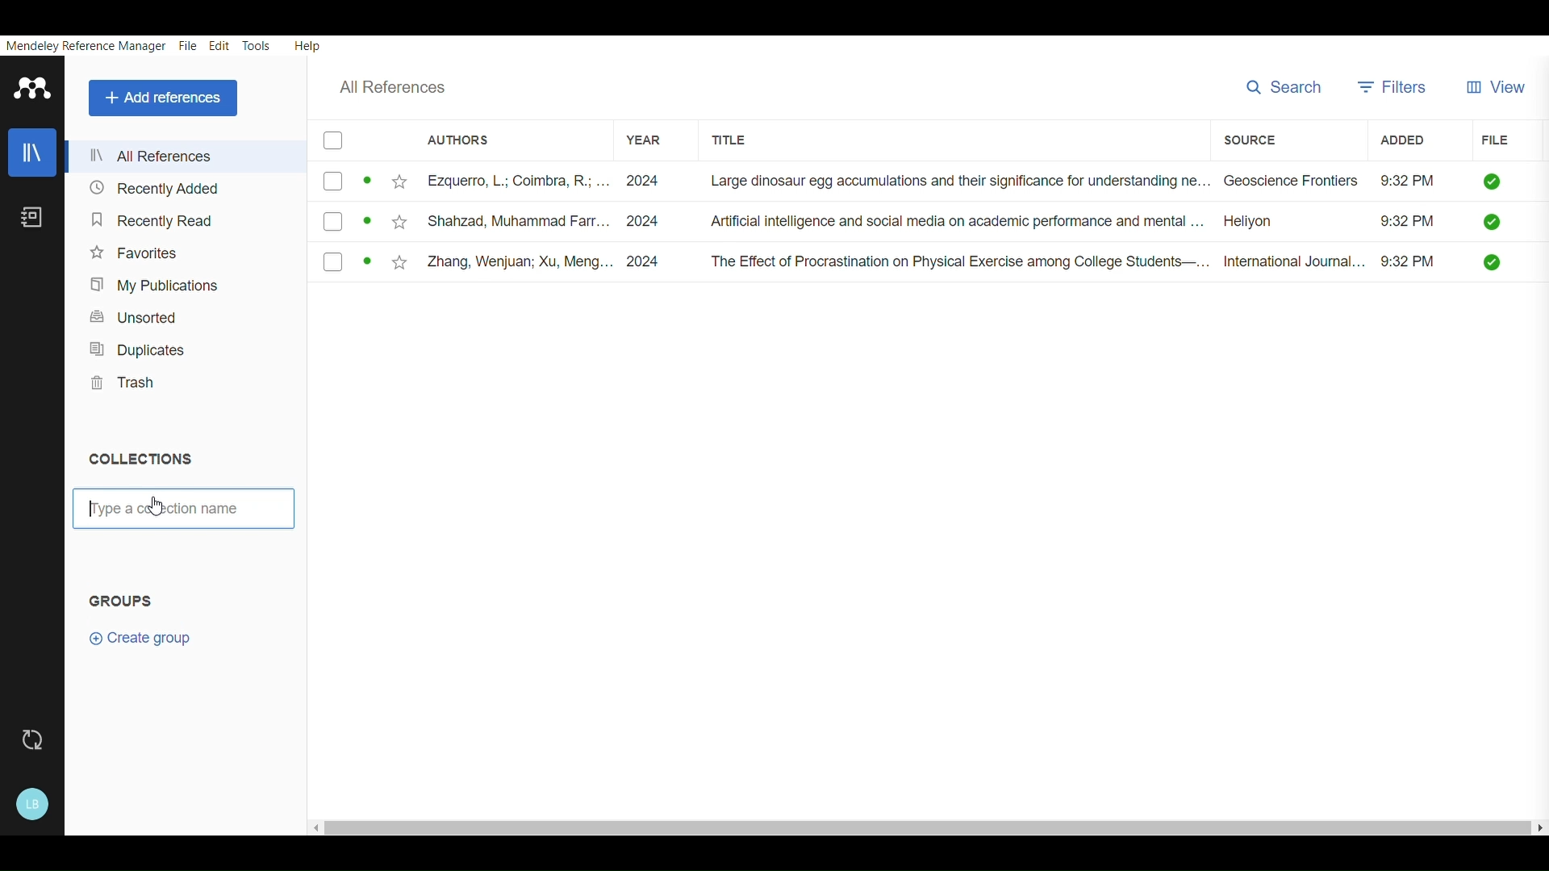 The width and height of the screenshot is (1549, 871). Describe the element at coordinates (218, 44) in the screenshot. I see `Edit` at that location.